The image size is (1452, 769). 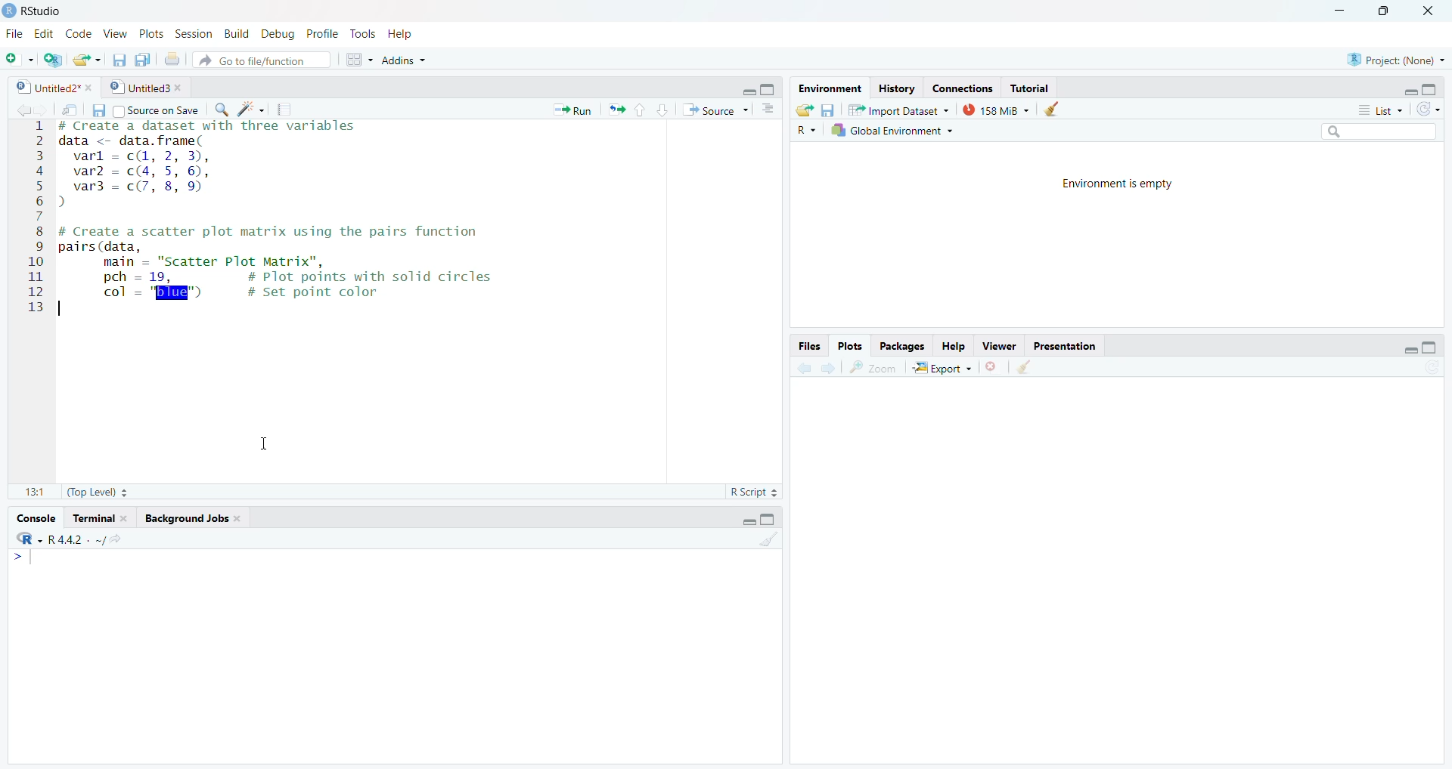 I want to click on Console, so click(x=39, y=515).